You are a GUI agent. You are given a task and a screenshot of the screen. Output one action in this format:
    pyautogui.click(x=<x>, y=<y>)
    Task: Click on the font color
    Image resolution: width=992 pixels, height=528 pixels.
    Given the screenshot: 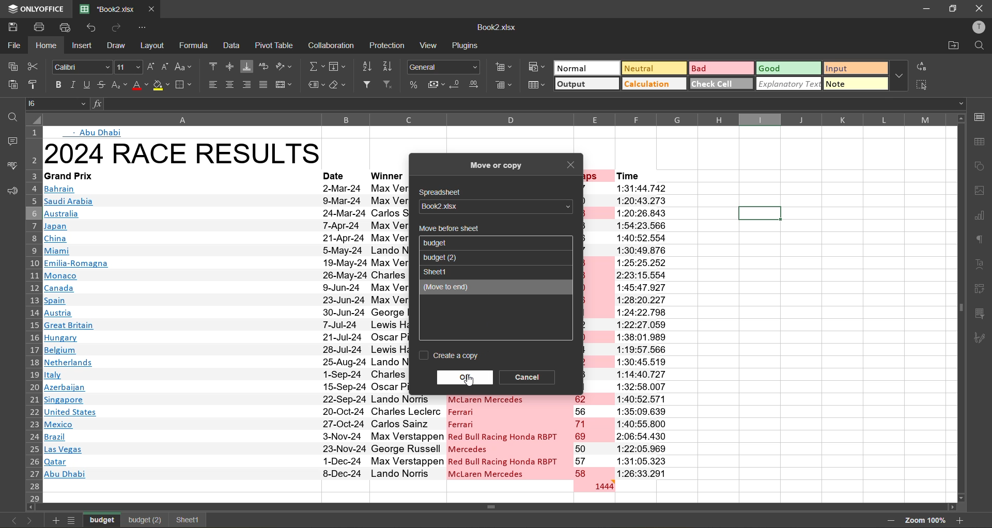 What is the action you would take?
    pyautogui.click(x=140, y=86)
    